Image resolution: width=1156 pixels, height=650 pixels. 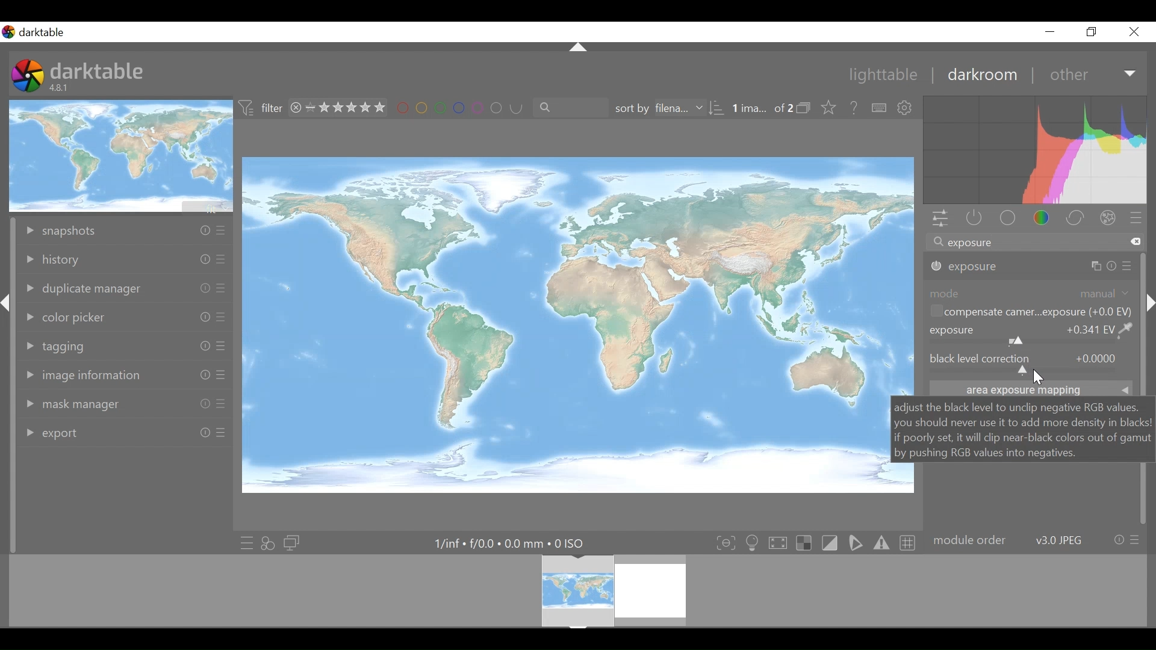 I want to click on darktable, so click(x=97, y=70).